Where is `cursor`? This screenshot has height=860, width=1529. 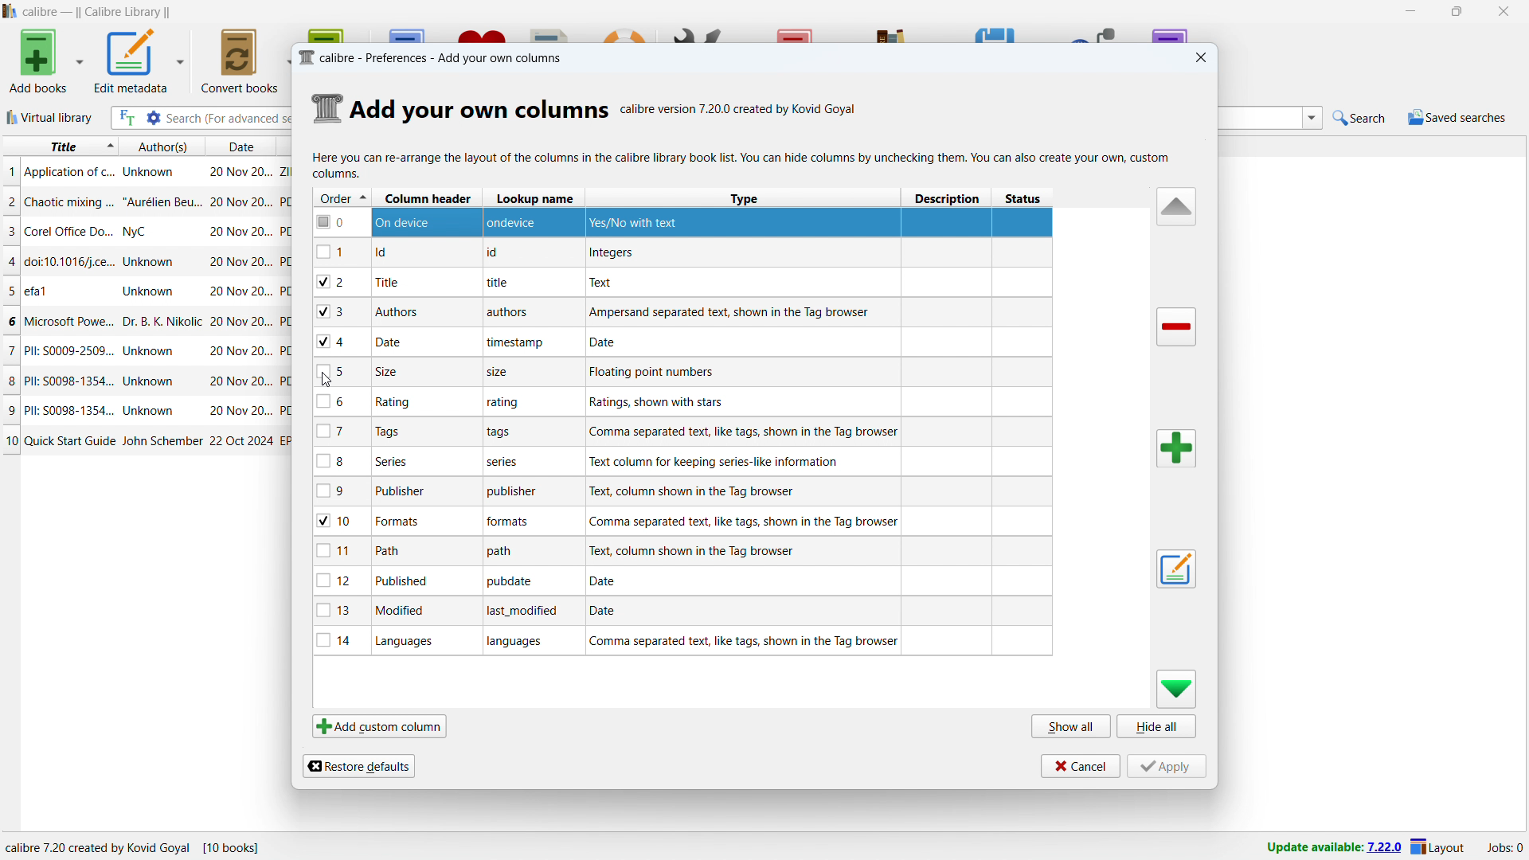
cursor is located at coordinates (330, 381).